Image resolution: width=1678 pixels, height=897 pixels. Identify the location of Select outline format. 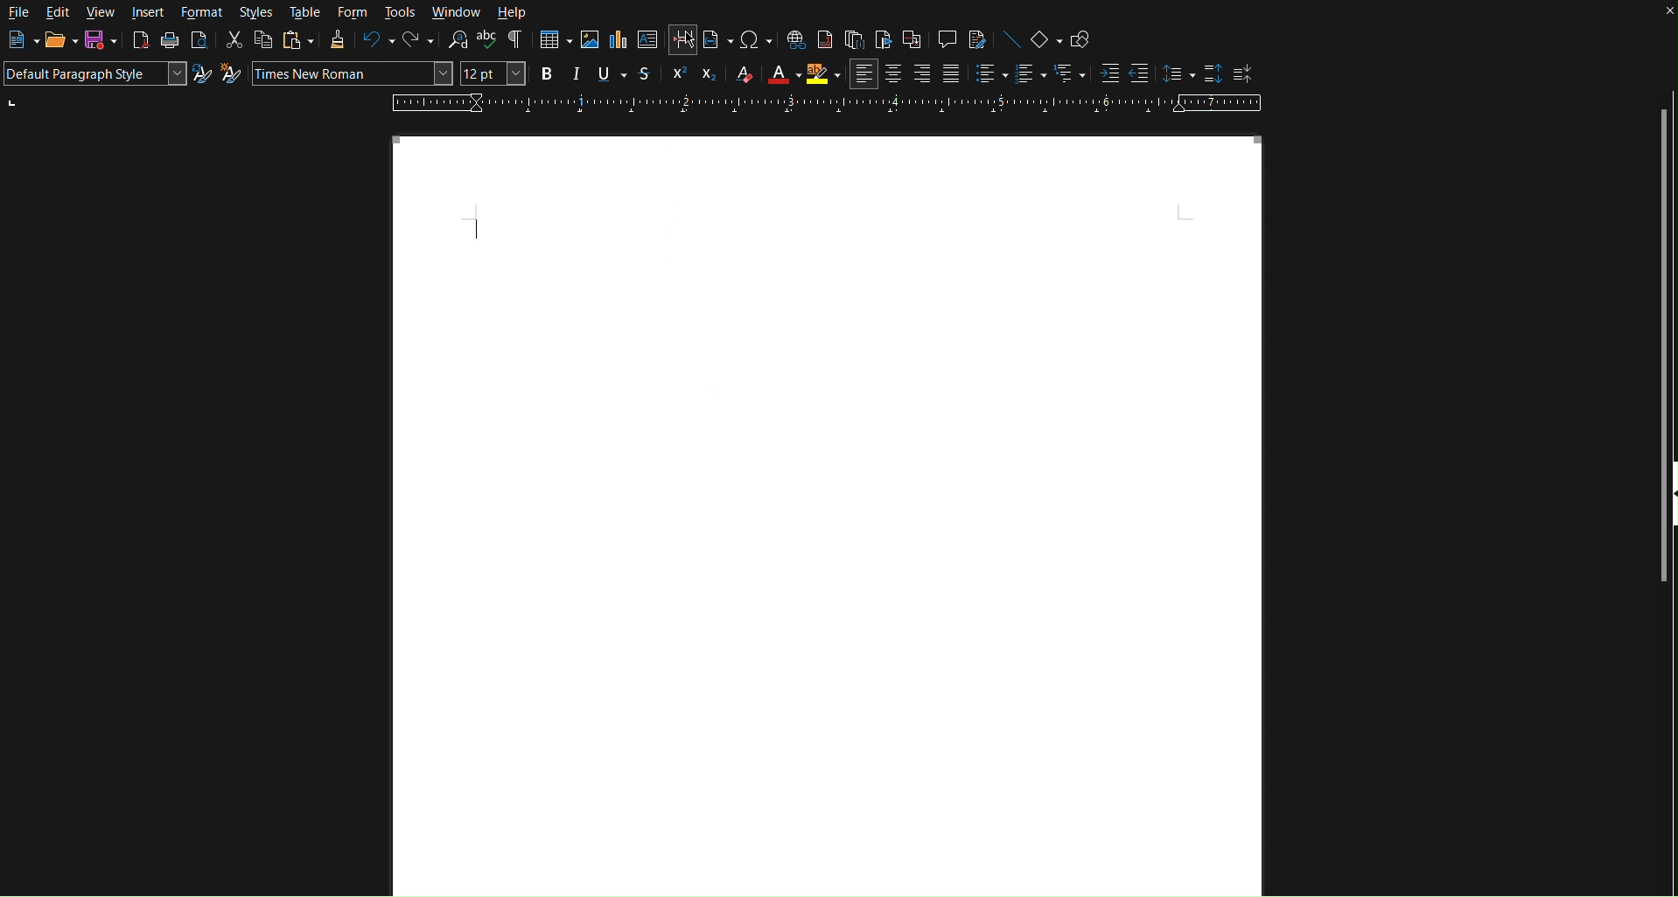
(1069, 74).